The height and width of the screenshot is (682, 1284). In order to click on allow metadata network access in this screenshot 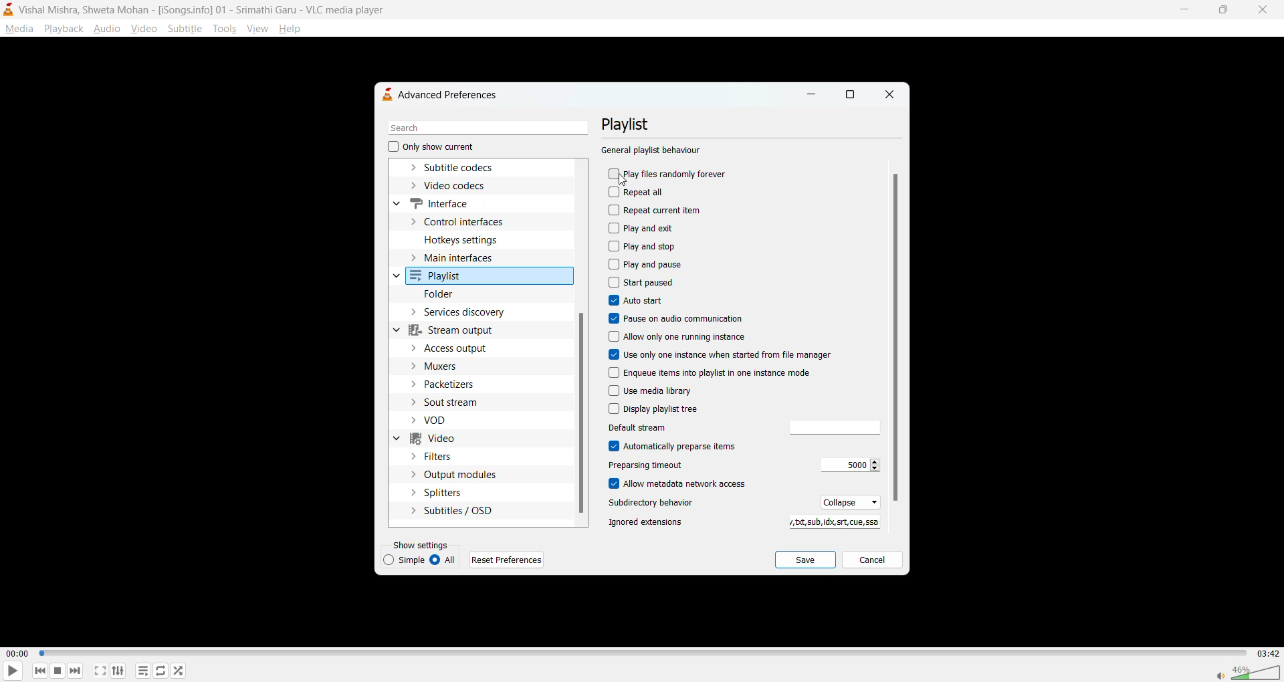, I will do `click(687, 485)`.